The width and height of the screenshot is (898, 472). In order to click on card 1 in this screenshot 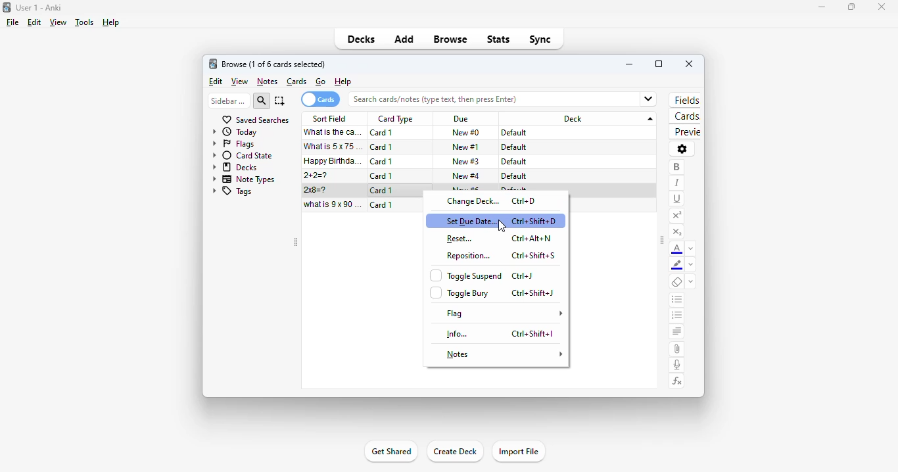, I will do `click(382, 133)`.